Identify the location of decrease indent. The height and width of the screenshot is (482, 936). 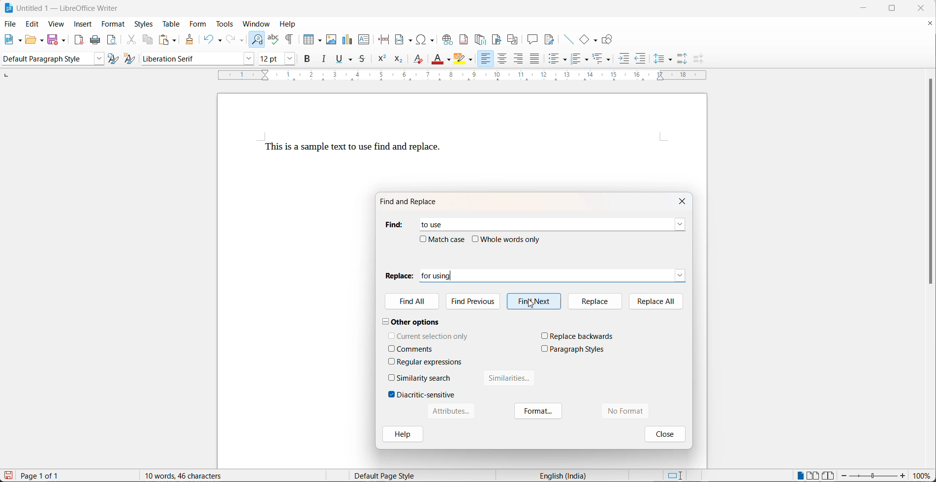
(641, 60).